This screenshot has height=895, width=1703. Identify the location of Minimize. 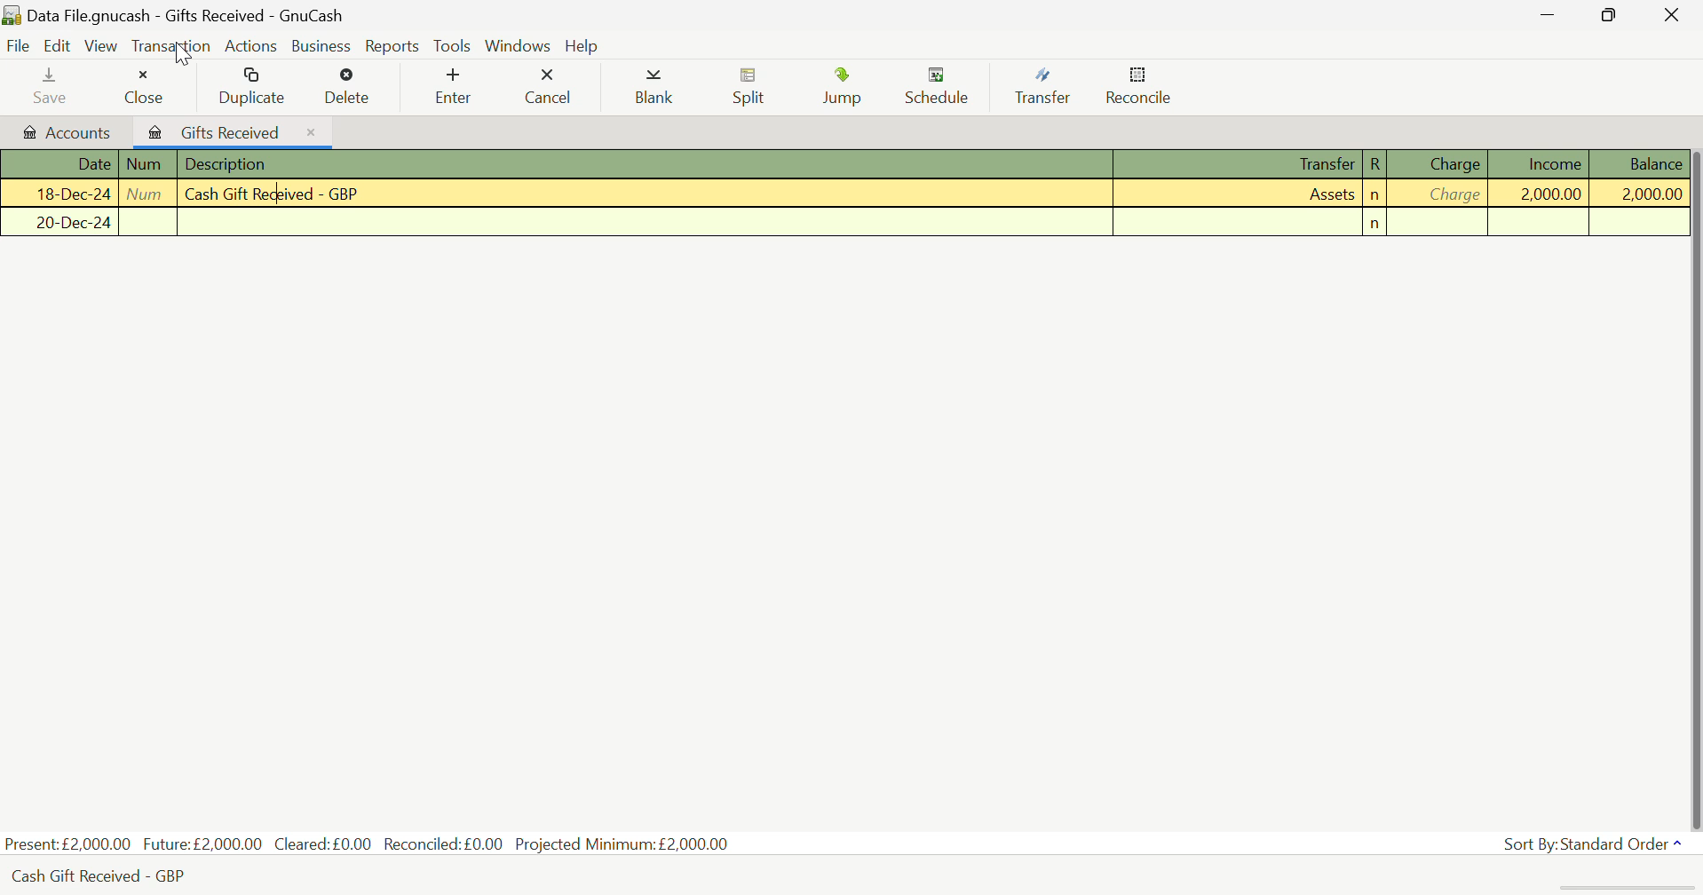
(1615, 14).